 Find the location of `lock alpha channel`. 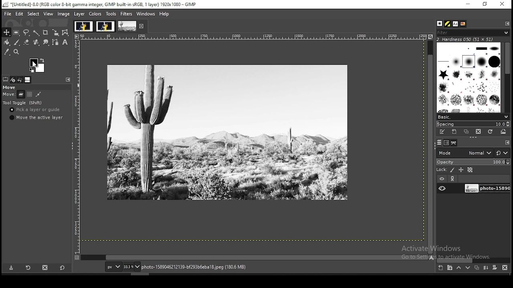

lock alpha channel is located at coordinates (471, 170).